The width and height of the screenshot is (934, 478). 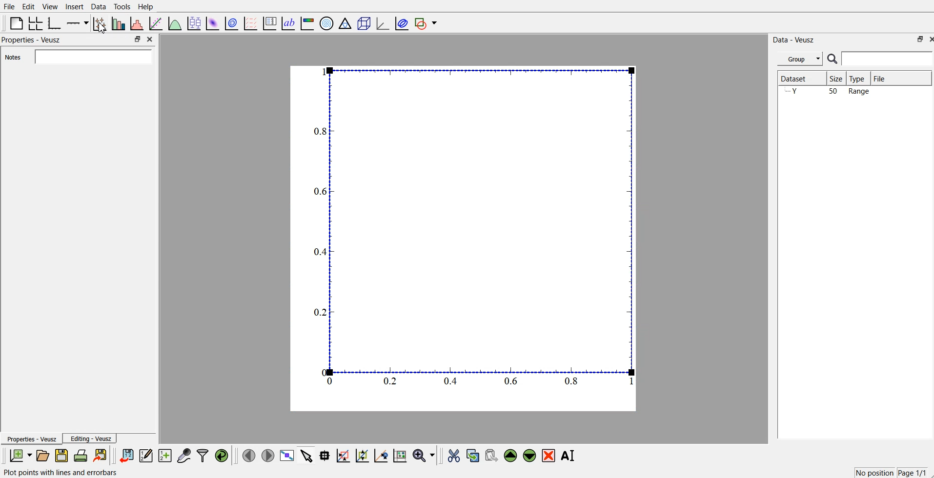 What do you see at coordinates (104, 31) in the screenshot?
I see `cursor` at bounding box center [104, 31].